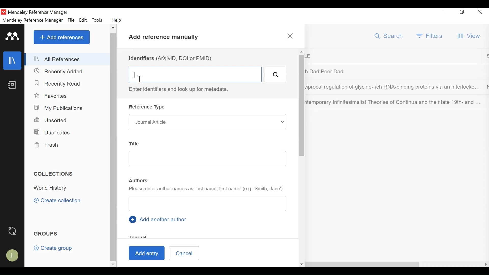  Describe the element at coordinates (203, 159) in the screenshot. I see `Title name box` at that location.